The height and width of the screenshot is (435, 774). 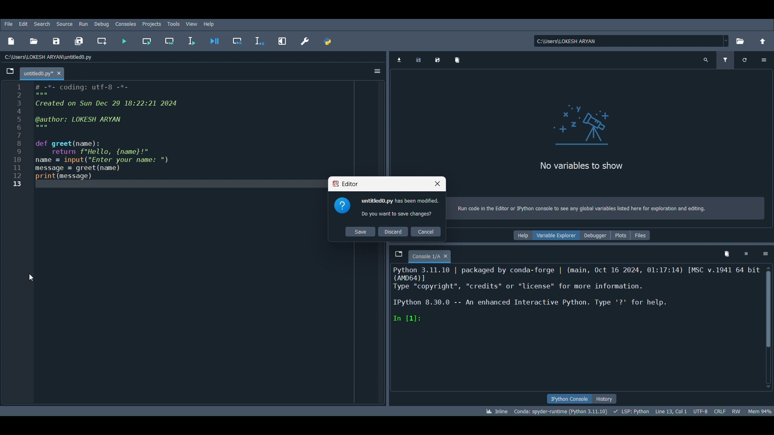 What do you see at coordinates (643, 236) in the screenshot?
I see `Files` at bounding box center [643, 236].